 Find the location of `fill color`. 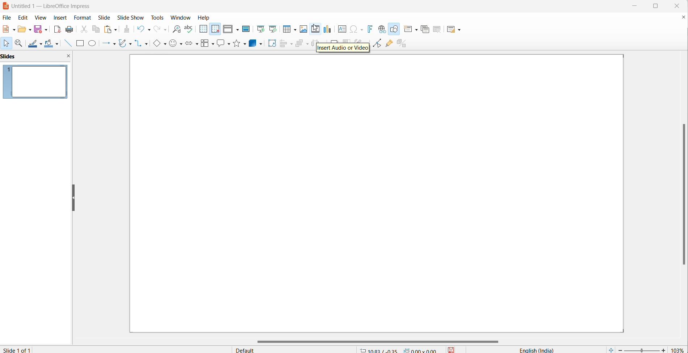

fill color is located at coordinates (49, 44).